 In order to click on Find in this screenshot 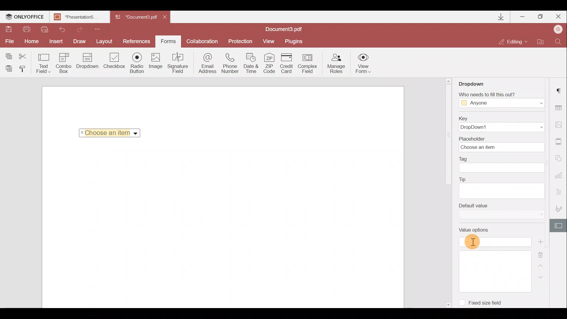, I will do `click(558, 41)`.